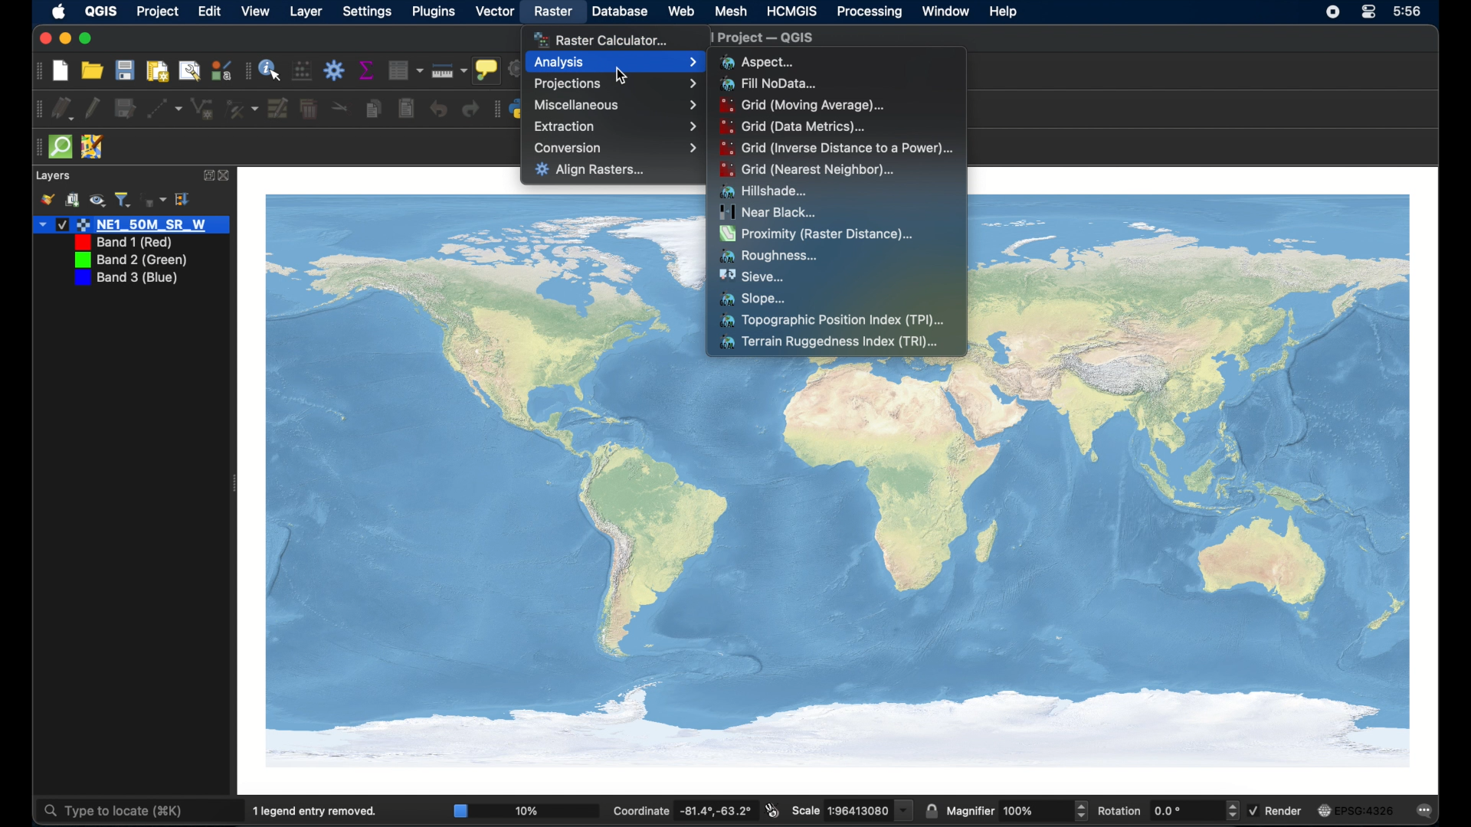 The width and height of the screenshot is (1471, 827). Describe the element at coordinates (245, 70) in the screenshot. I see `drag handle` at that location.